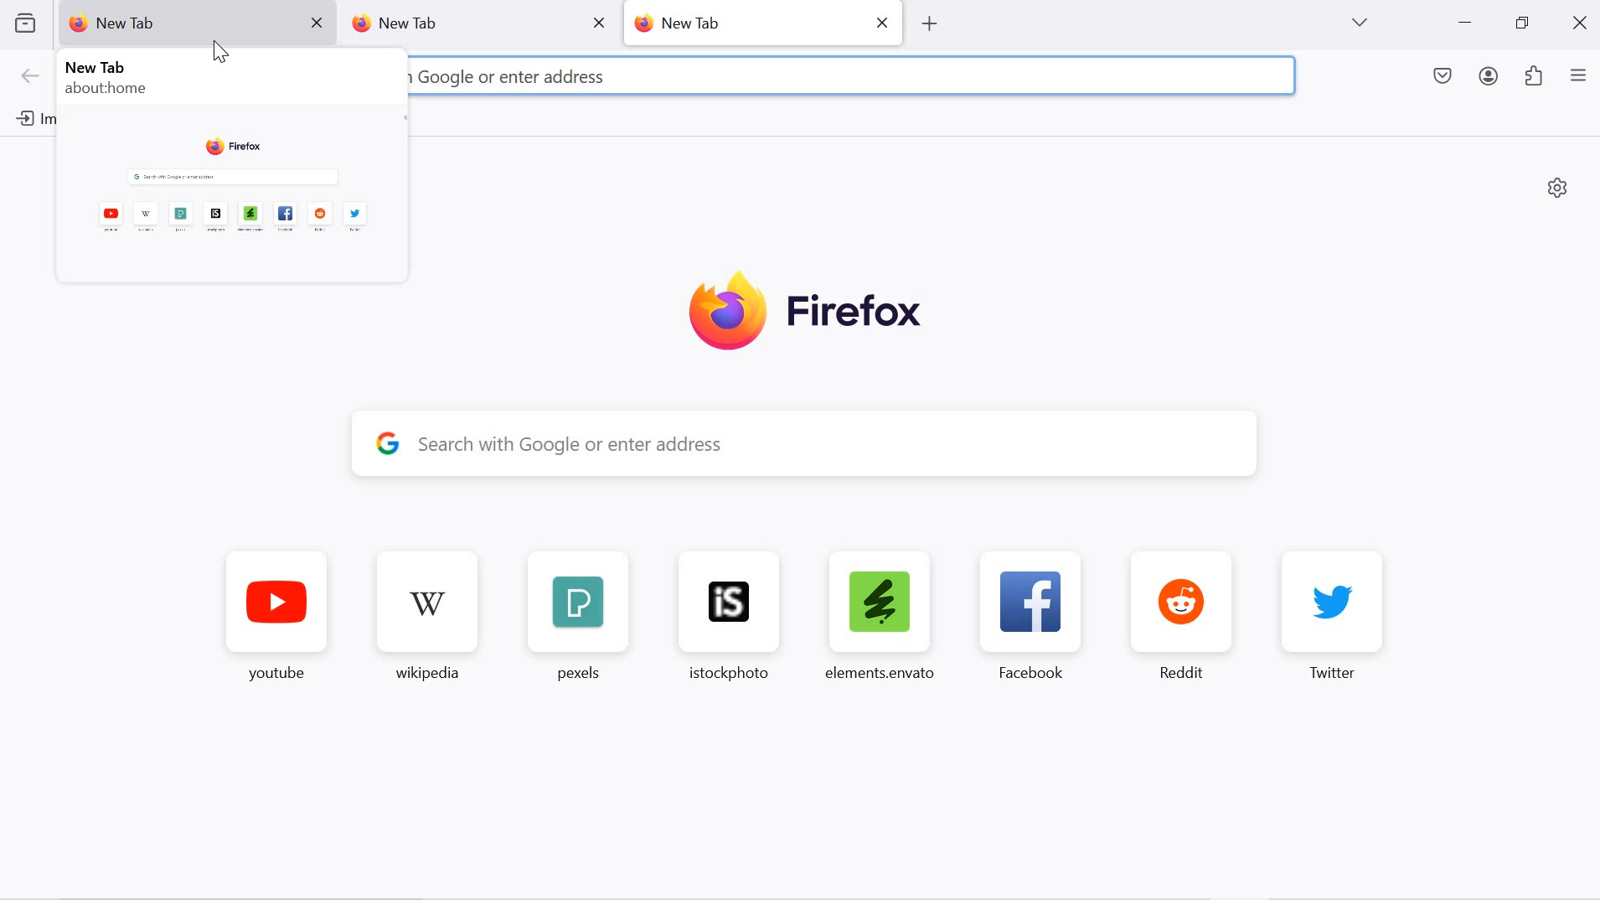 Image resolution: width=1600 pixels, height=900 pixels. I want to click on go back, so click(31, 77).